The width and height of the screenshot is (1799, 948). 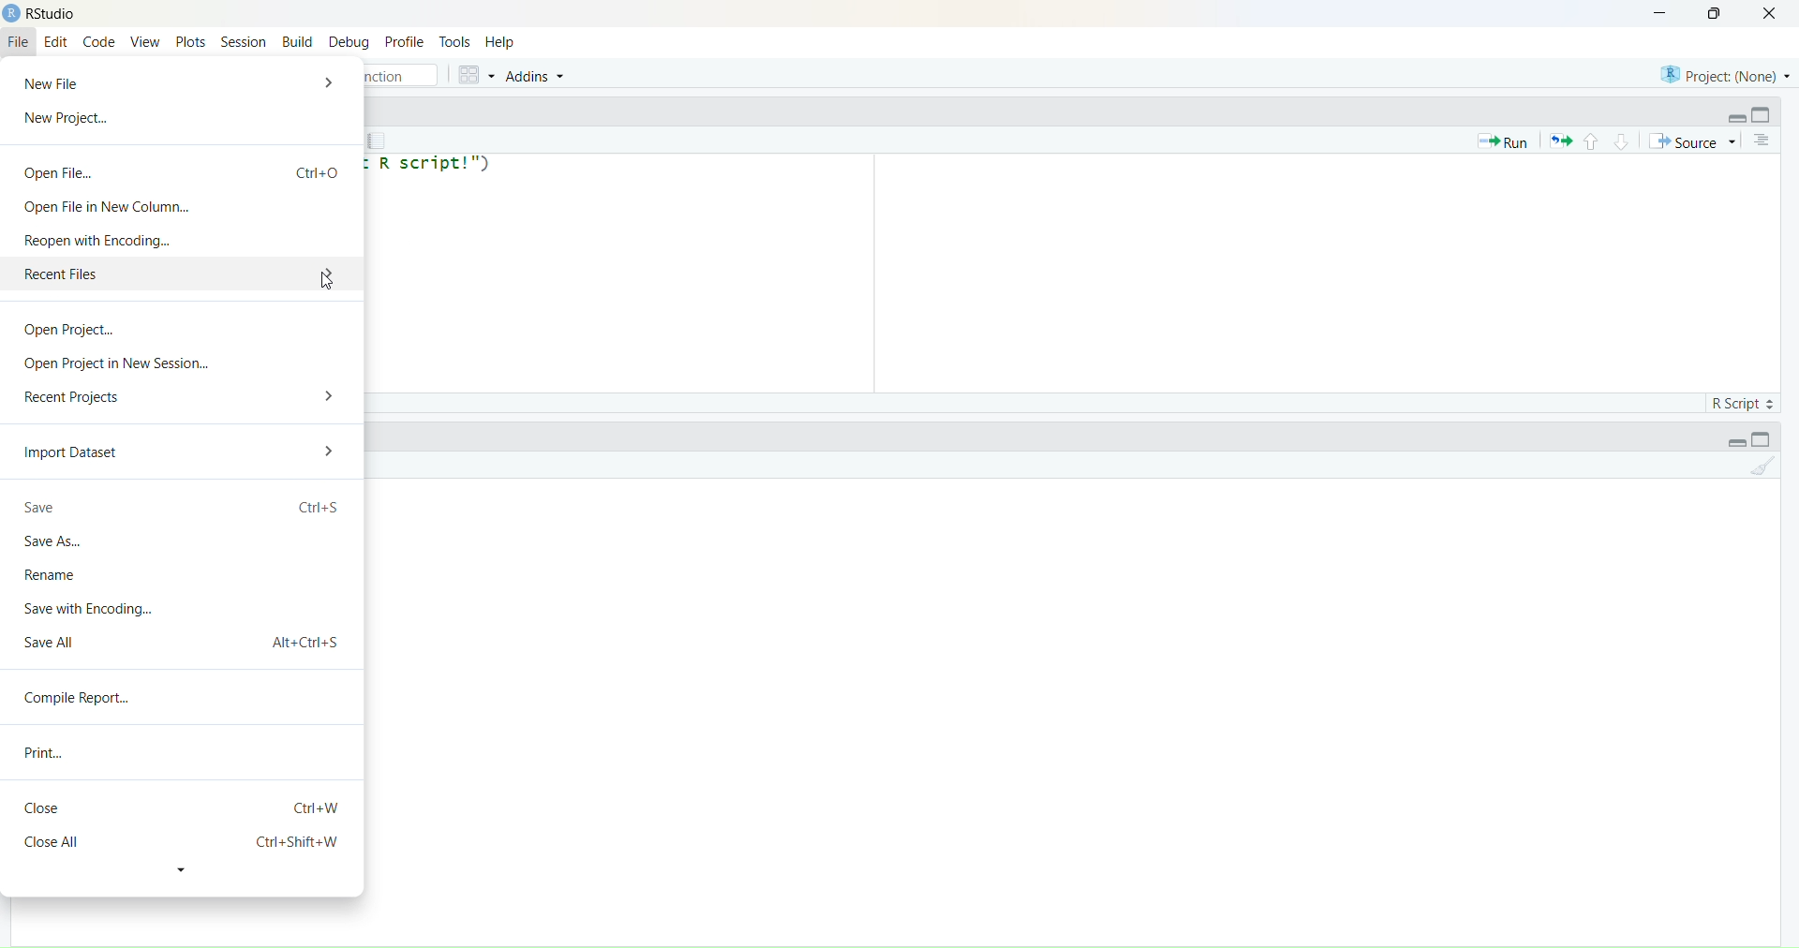 I want to click on Reopen with Encoding.., so click(x=98, y=241).